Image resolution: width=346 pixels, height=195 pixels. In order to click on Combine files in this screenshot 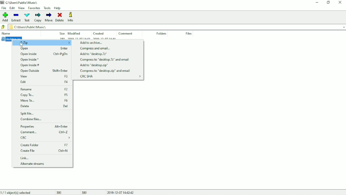, I will do `click(31, 119)`.